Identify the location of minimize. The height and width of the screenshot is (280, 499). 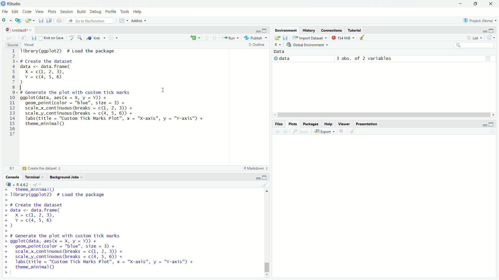
(459, 4).